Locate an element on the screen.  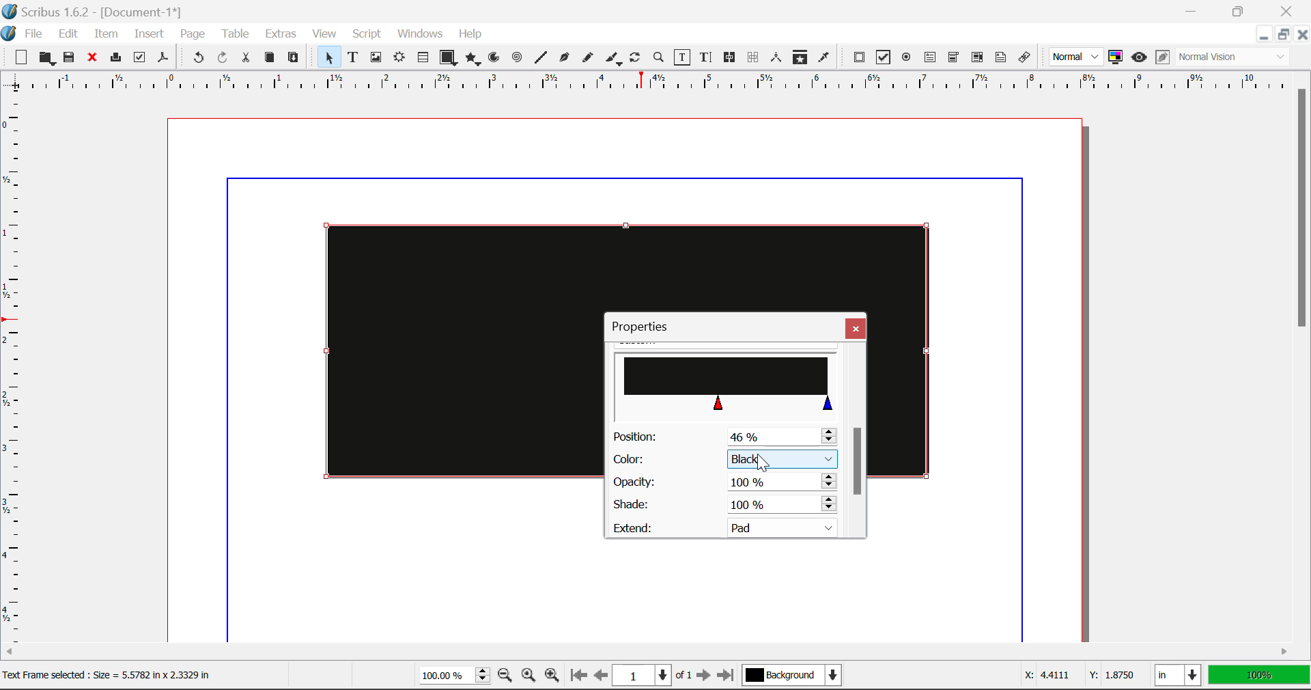
Table is located at coordinates (234, 35).